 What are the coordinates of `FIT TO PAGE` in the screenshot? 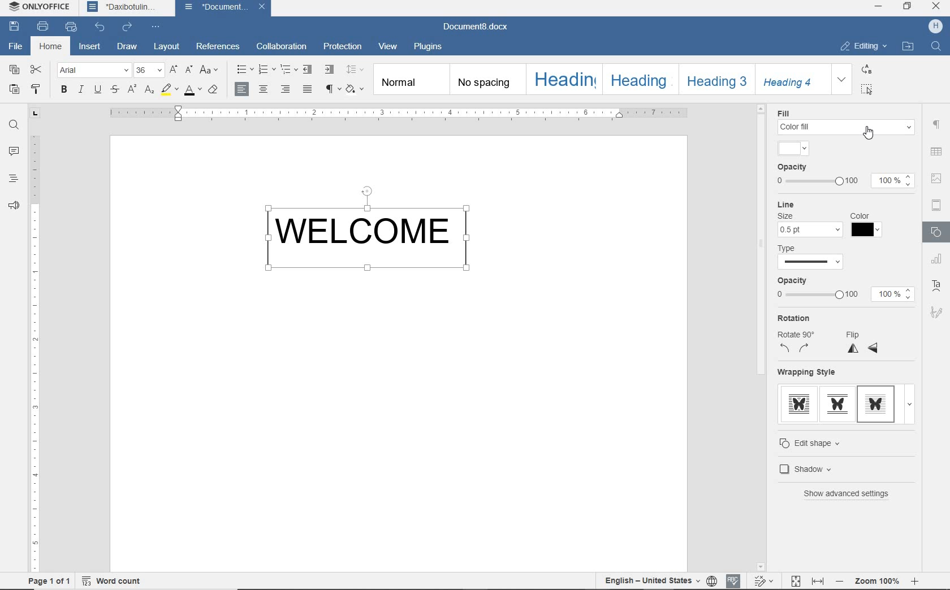 It's located at (796, 582).